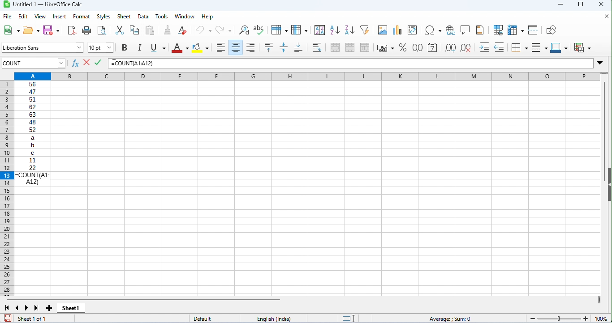 The height and width of the screenshot is (323, 612). What do you see at coordinates (465, 48) in the screenshot?
I see `delete decimal place` at bounding box center [465, 48].